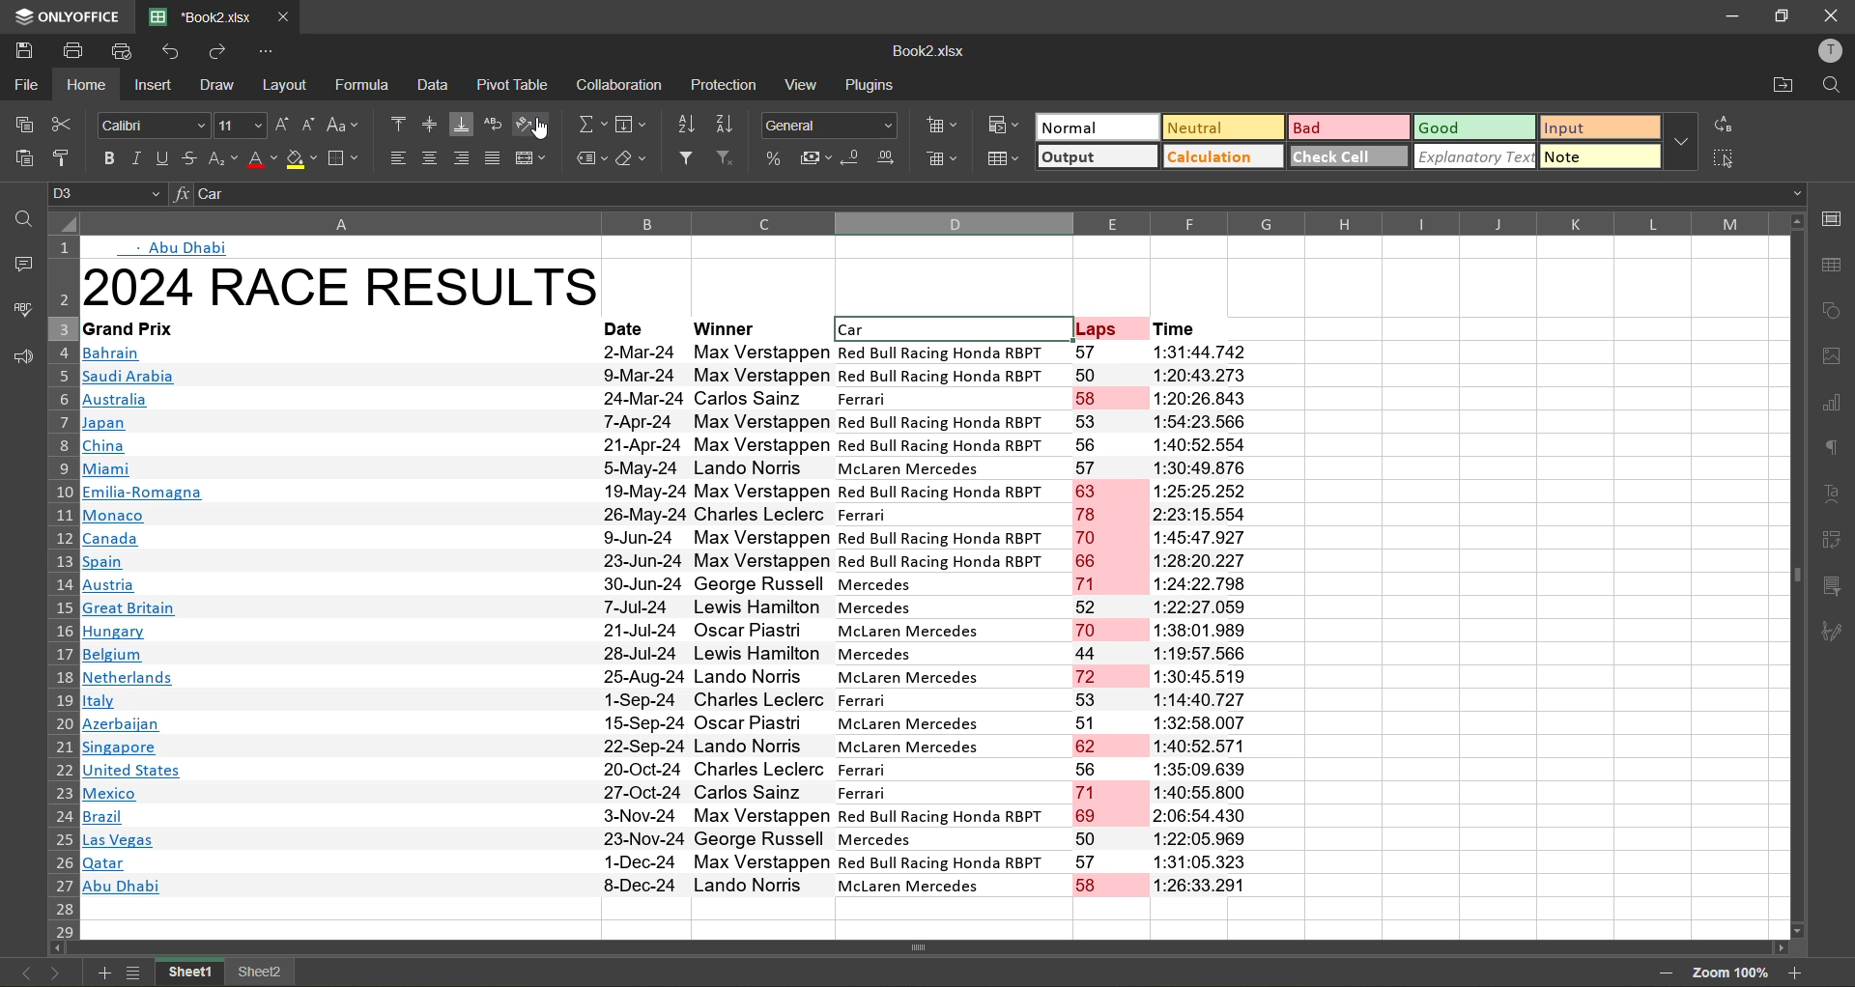 Image resolution: width=1855 pixels, height=987 pixels. I want to click on bad, so click(1349, 128).